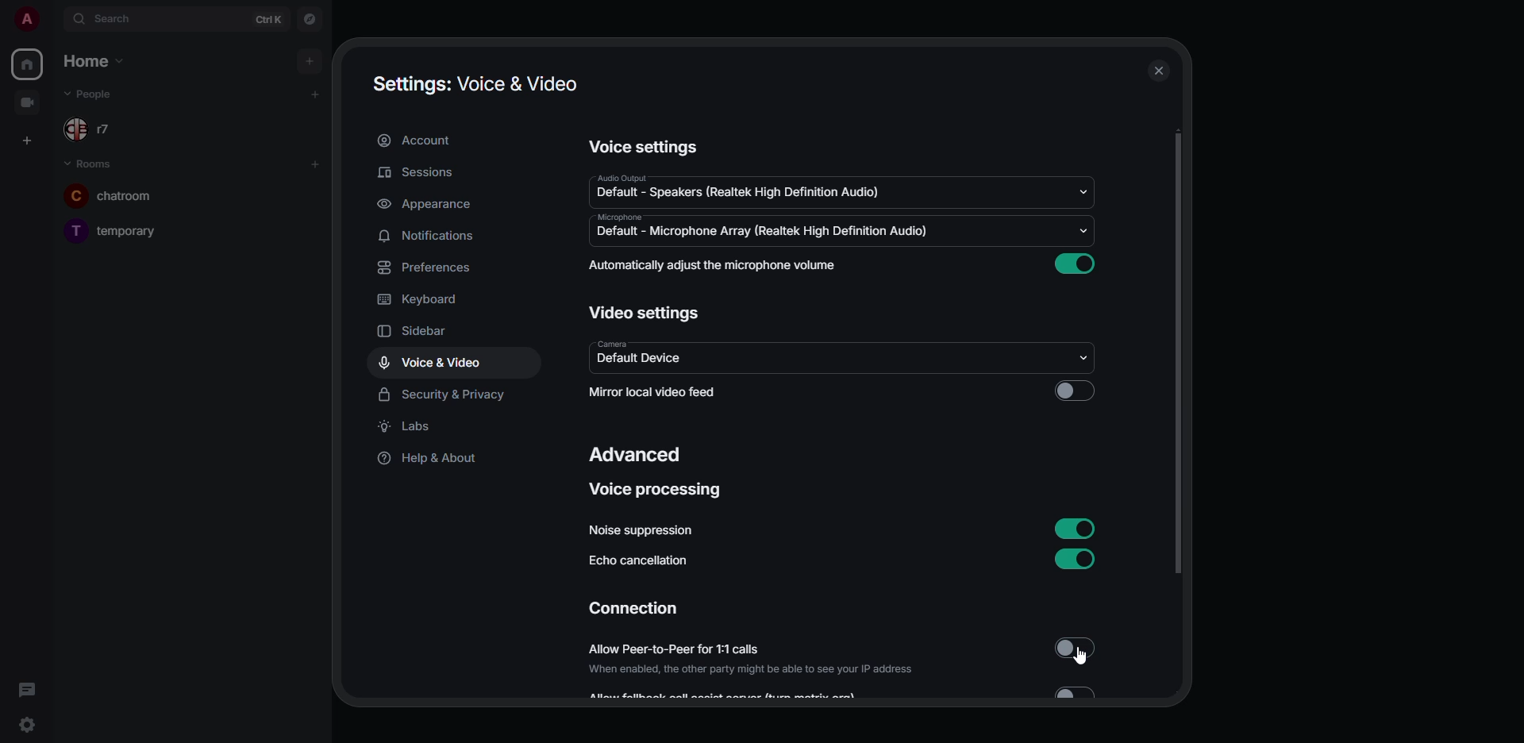 This screenshot has width=1524, height=743. Describe the element at coordinates (427, 457) in the screenshot. I see `help & about` at that location.